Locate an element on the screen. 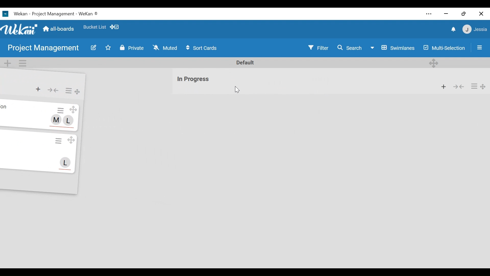 The height and width of the screenshot is (276, 490). Swimlane actions is located at coordinates (22, 63).